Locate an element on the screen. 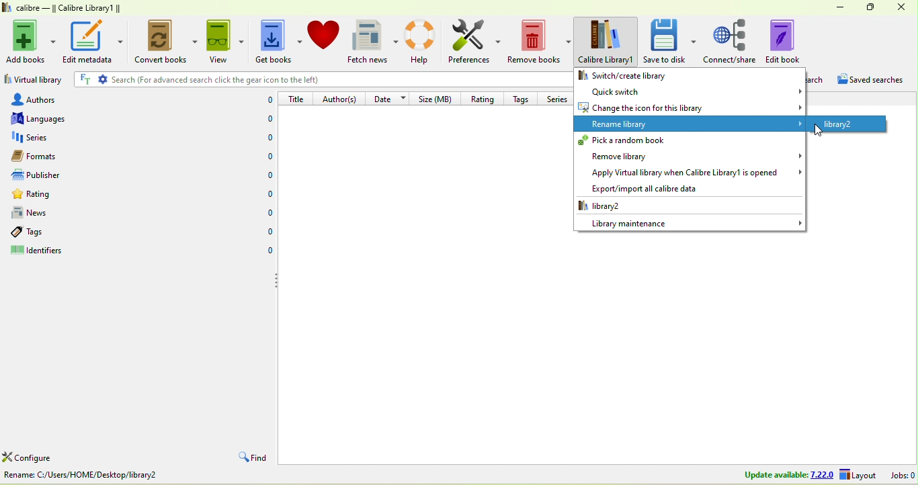  view is located at coordinates (224, 41).